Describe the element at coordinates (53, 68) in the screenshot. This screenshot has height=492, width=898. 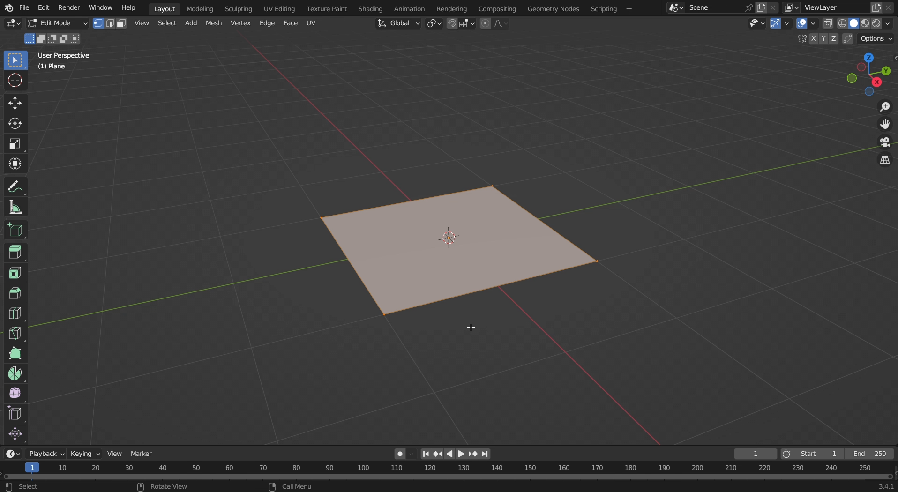
I see `Plane` at that location.